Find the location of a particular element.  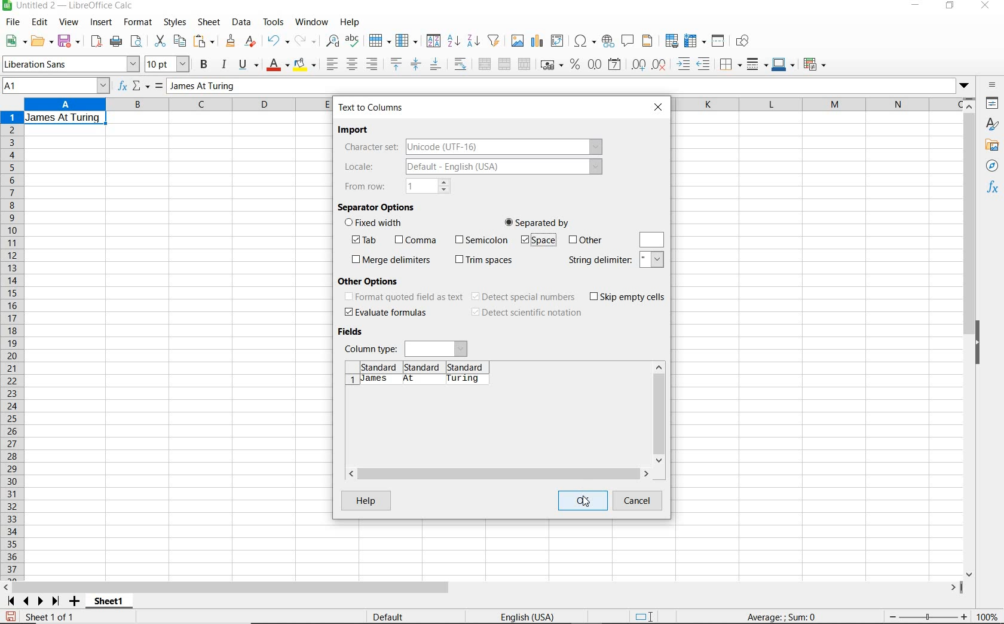

format is located at coordinates (139, 24).